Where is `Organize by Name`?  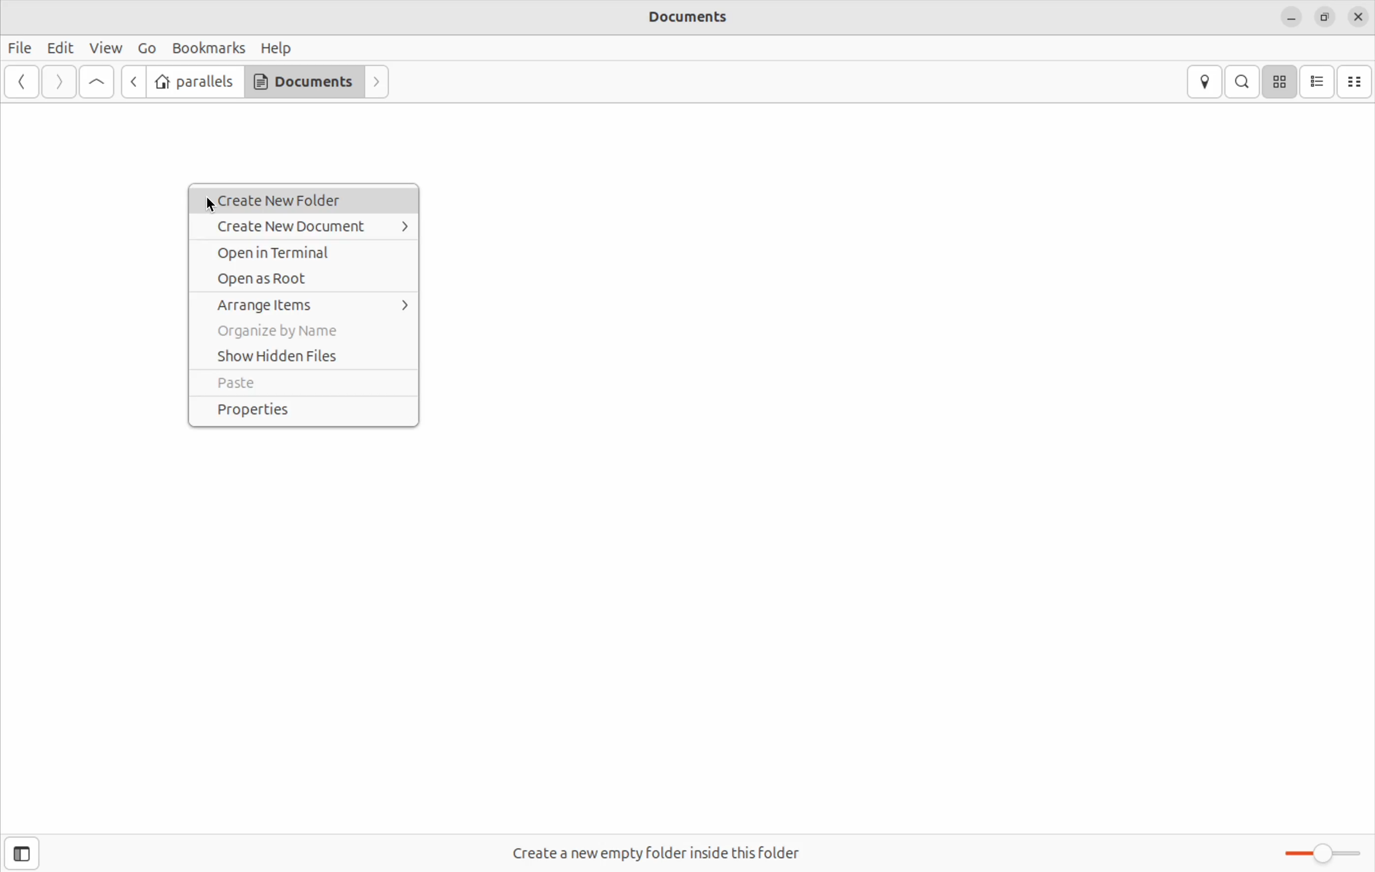
Organize by Name is located at coordinates (302, 332).